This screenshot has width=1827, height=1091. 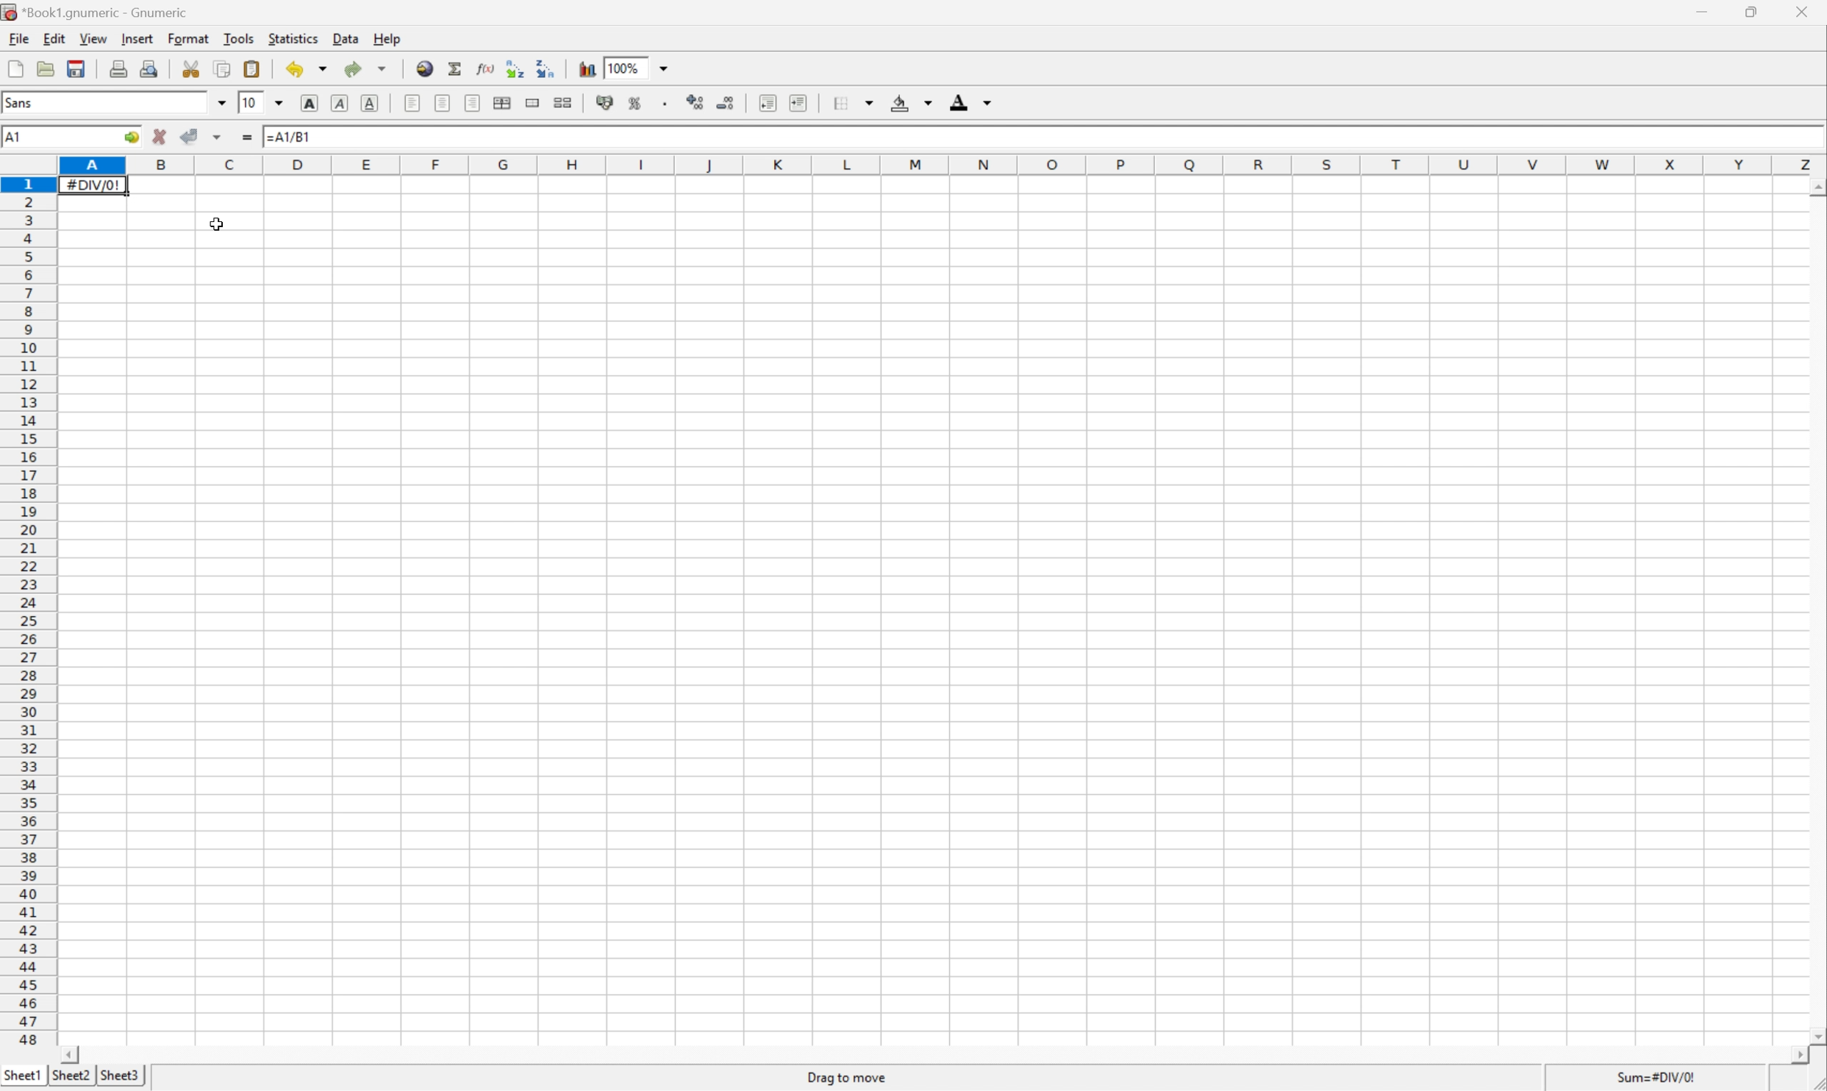 I want to click on center horizontally, so click(x=444, y=103).